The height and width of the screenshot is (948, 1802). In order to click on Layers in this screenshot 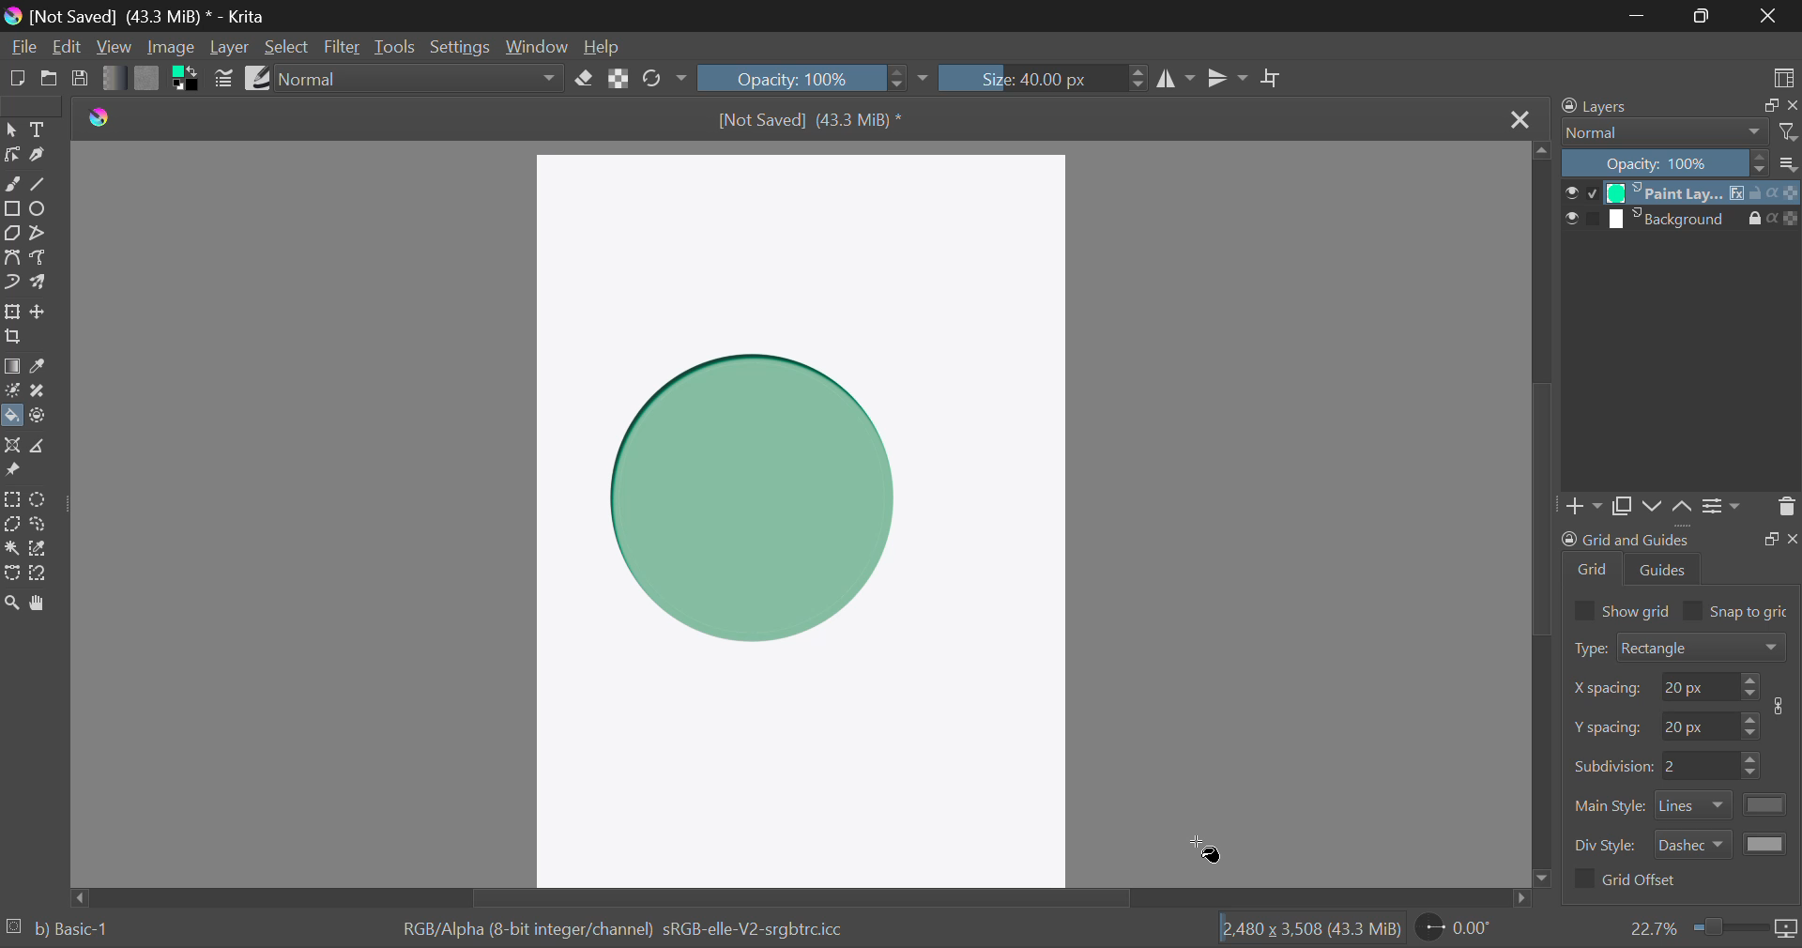, I will do `click(1680, 206)`.